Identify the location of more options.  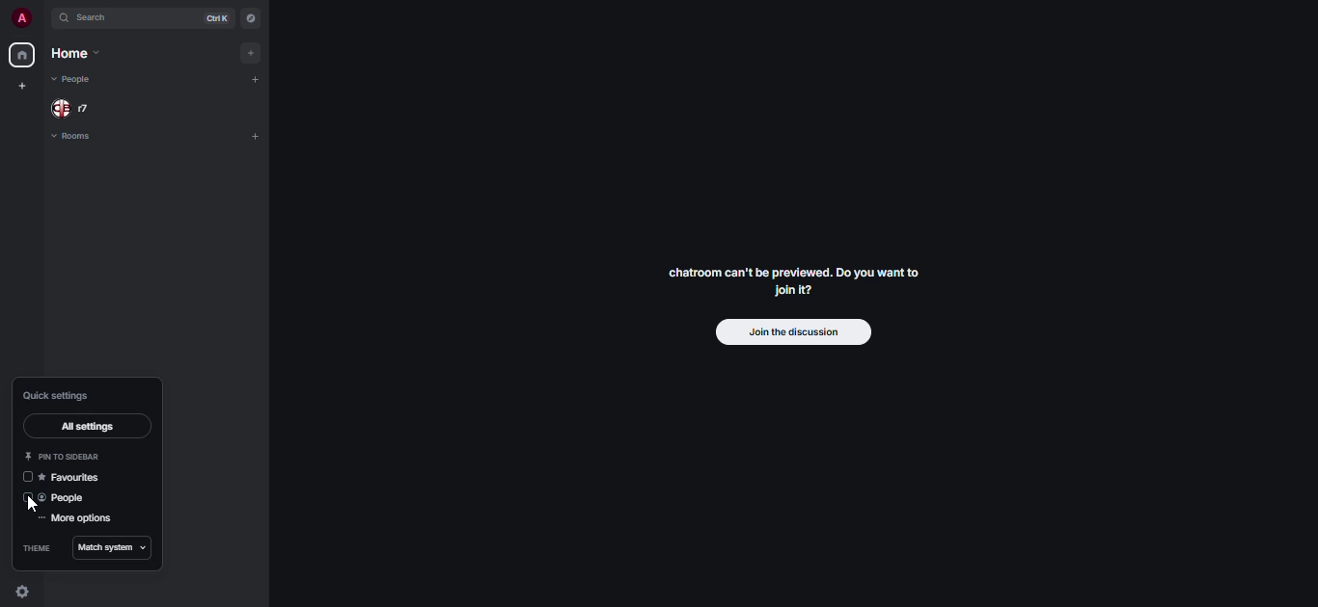
(76, 519).